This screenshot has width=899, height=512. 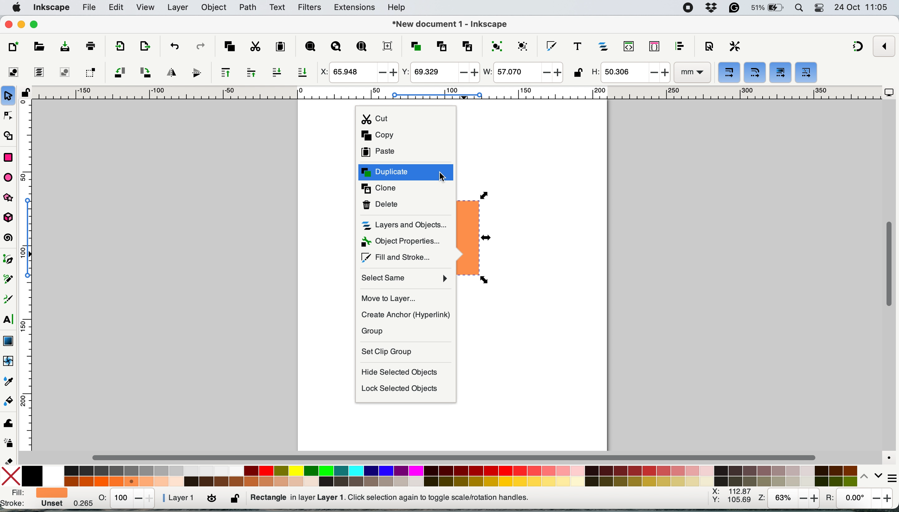 What do you see at coordinates (9, 443) in the screenshot?
I see `spray tool` at bounding box center [9, 443].